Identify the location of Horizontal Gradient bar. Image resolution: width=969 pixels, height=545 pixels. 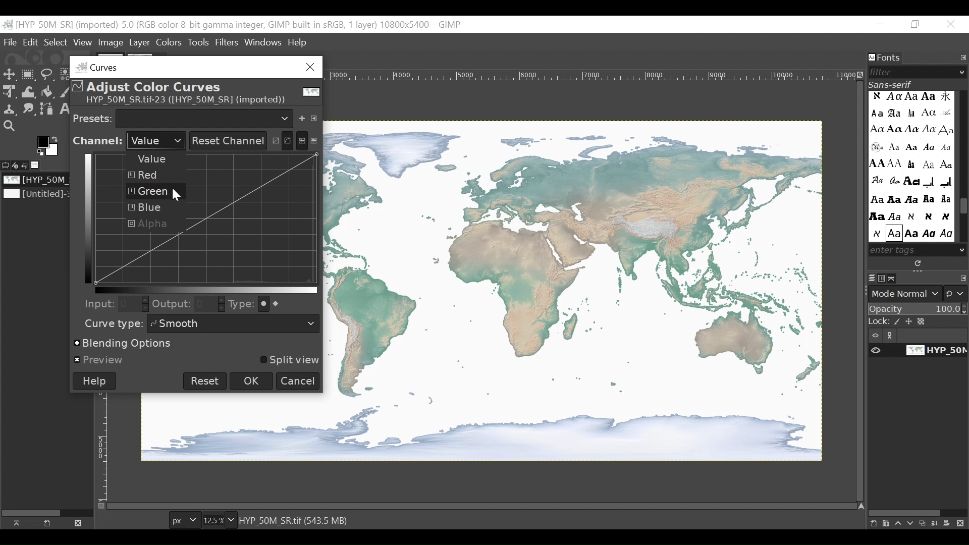
(206, 290).